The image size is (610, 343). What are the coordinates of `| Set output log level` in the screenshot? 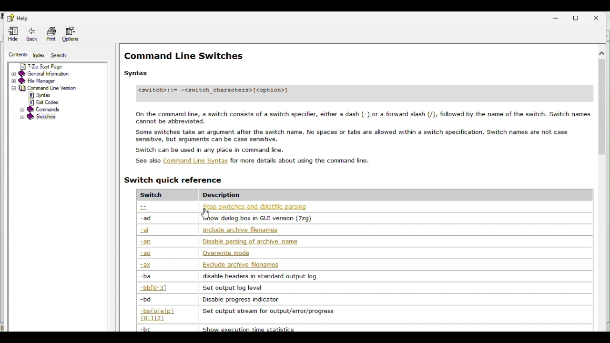 It's located at (233, 287).